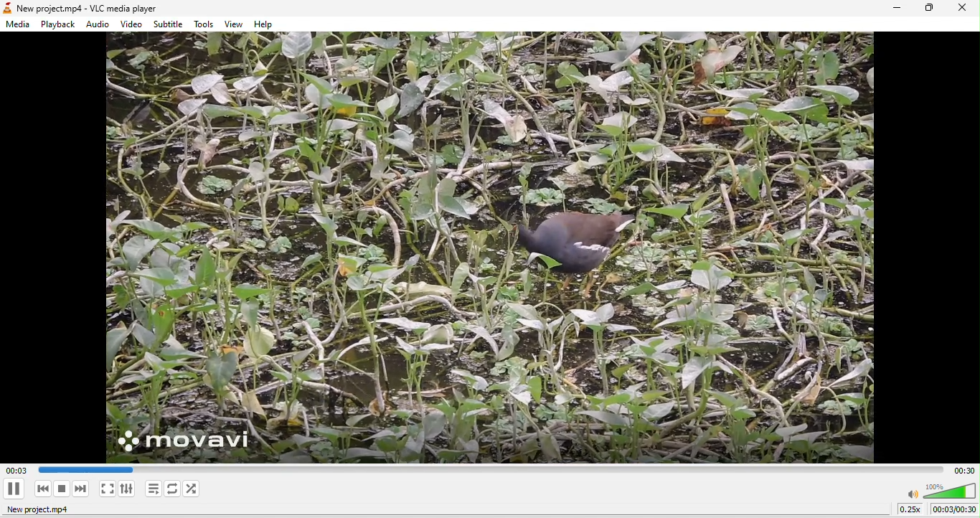 This screenshot has width=980, height=518. What do you see at coordinates (194, 489) in the screenshot?
I see `random` at bounding box center [194, 489].